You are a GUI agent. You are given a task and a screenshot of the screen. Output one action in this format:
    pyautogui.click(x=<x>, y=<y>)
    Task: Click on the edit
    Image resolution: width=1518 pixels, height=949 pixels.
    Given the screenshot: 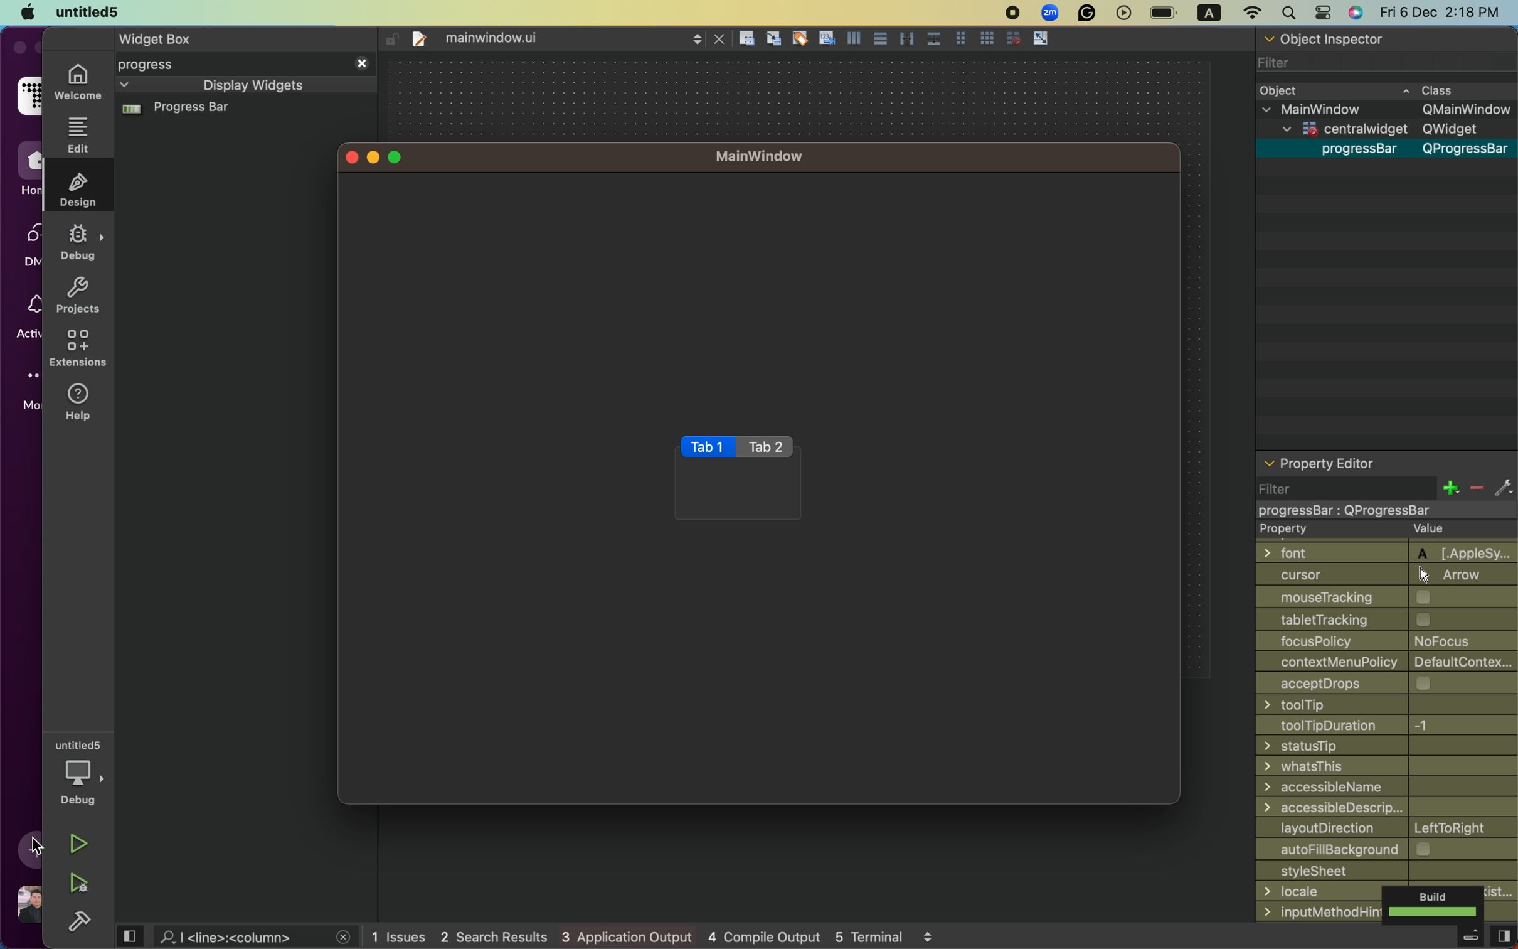 What is the action you would take?
    pyautogui.click(x=79, y=134)
    